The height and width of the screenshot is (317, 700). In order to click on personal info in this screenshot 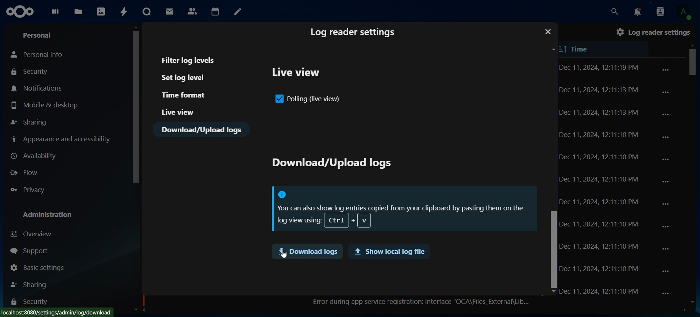, I will do `click(40, 55)`.